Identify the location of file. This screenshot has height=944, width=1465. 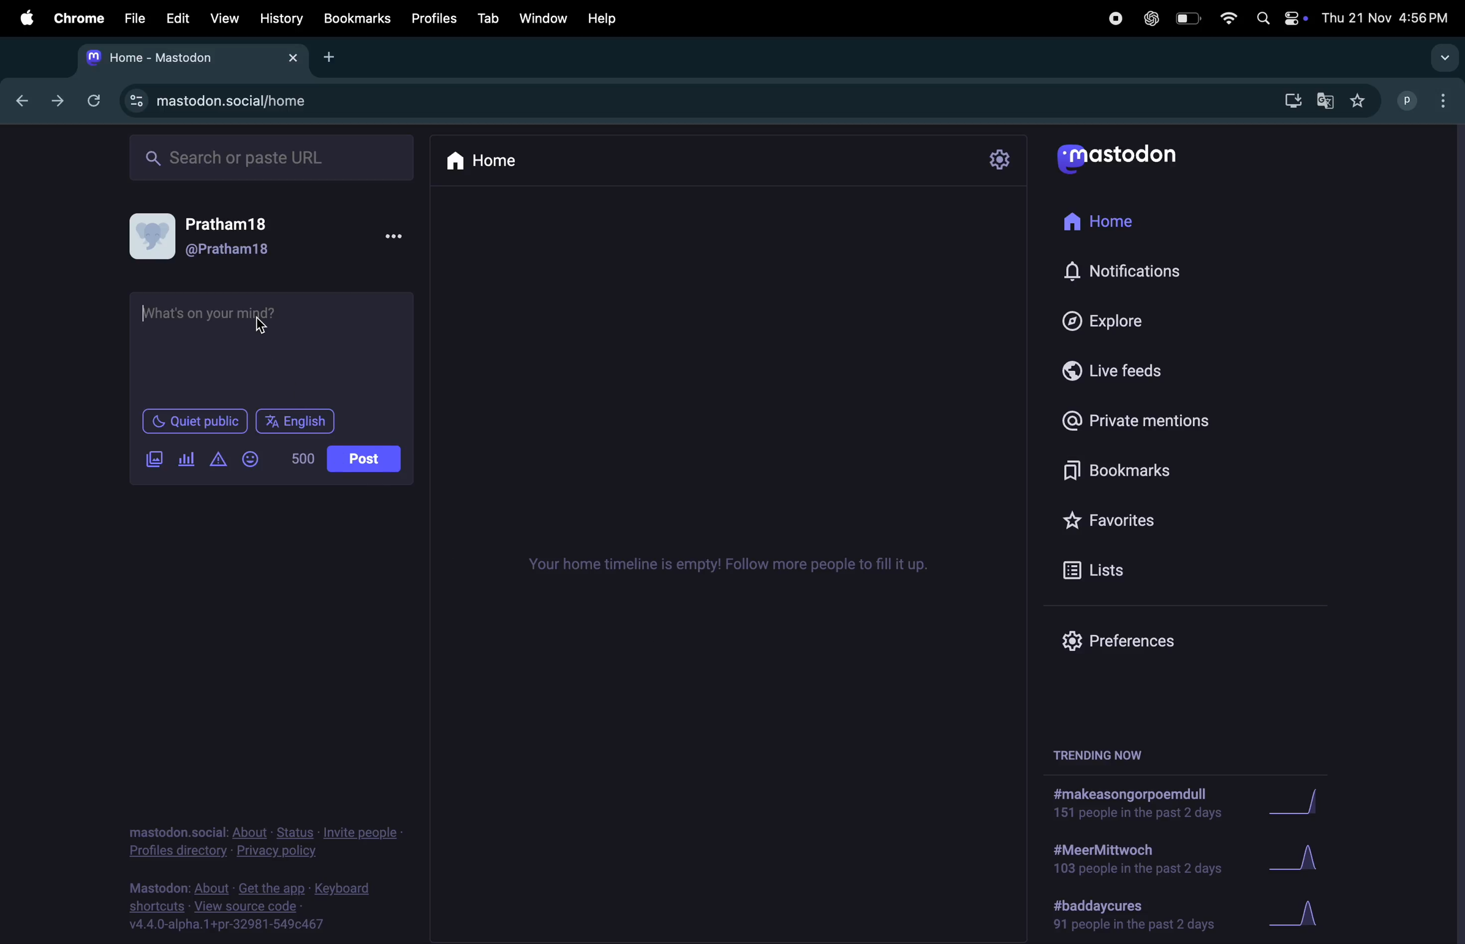
(131, 19).